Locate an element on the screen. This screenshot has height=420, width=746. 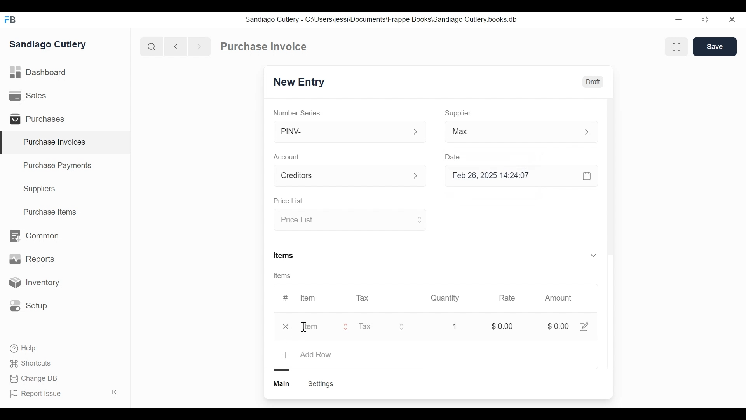
Price List is located at coordinates (288, 201).